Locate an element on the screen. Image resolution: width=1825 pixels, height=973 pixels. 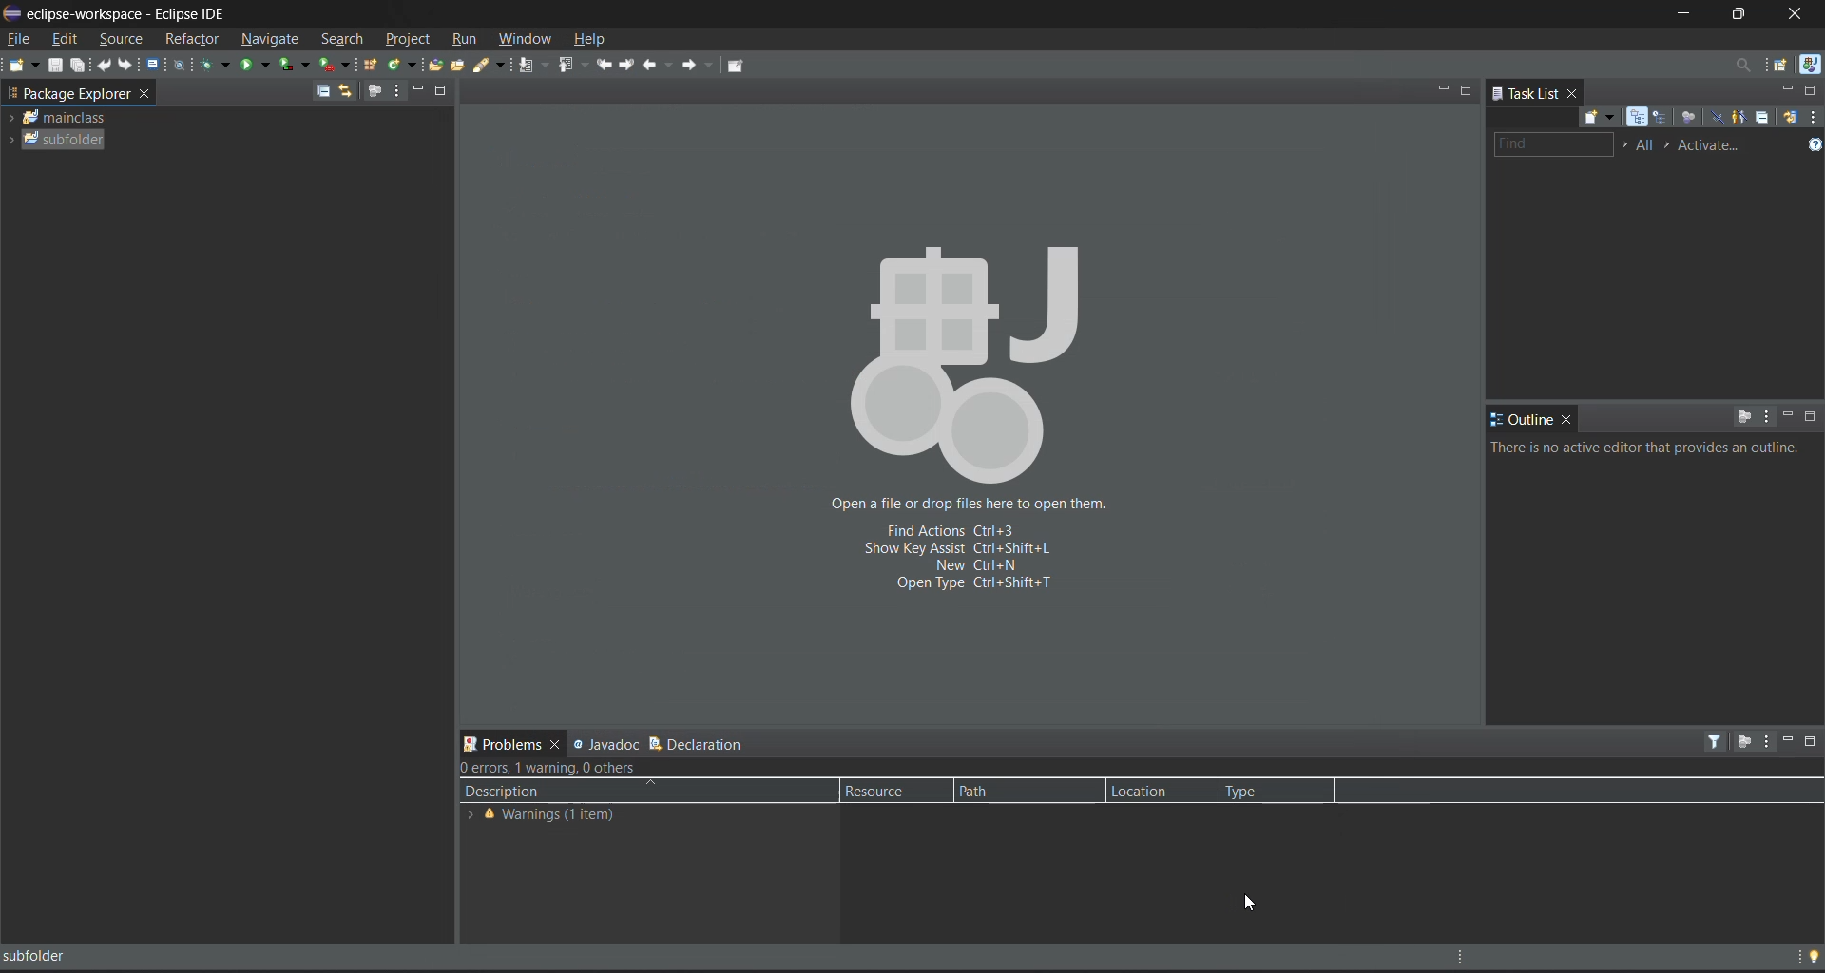
minimize is located at coordinates (1787, 417).